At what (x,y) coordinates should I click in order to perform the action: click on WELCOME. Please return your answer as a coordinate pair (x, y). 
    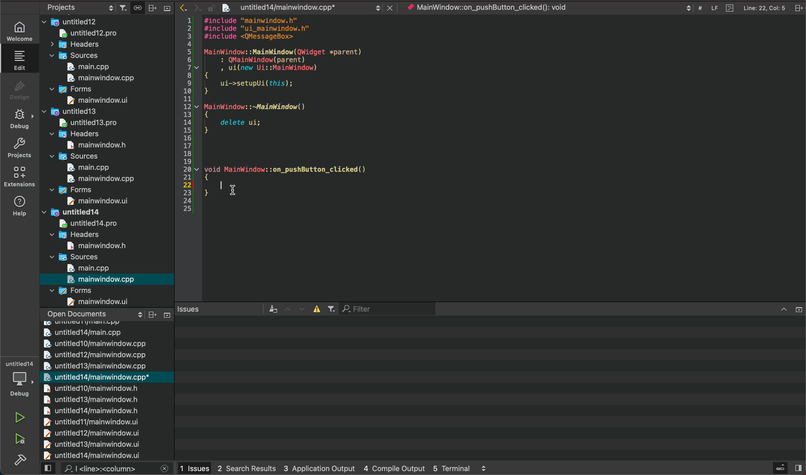
    Looking at the image, I should click on (20, 33).